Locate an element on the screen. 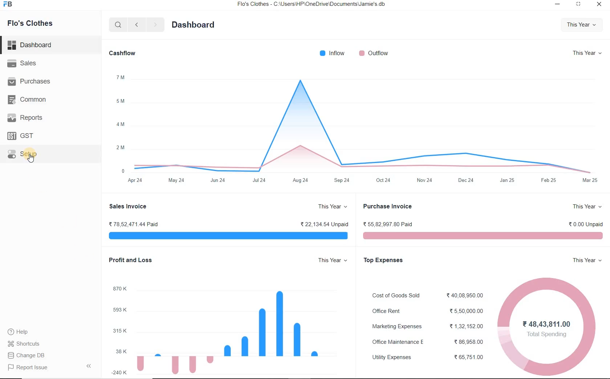  dashboard is located at coordinates (30, 45).